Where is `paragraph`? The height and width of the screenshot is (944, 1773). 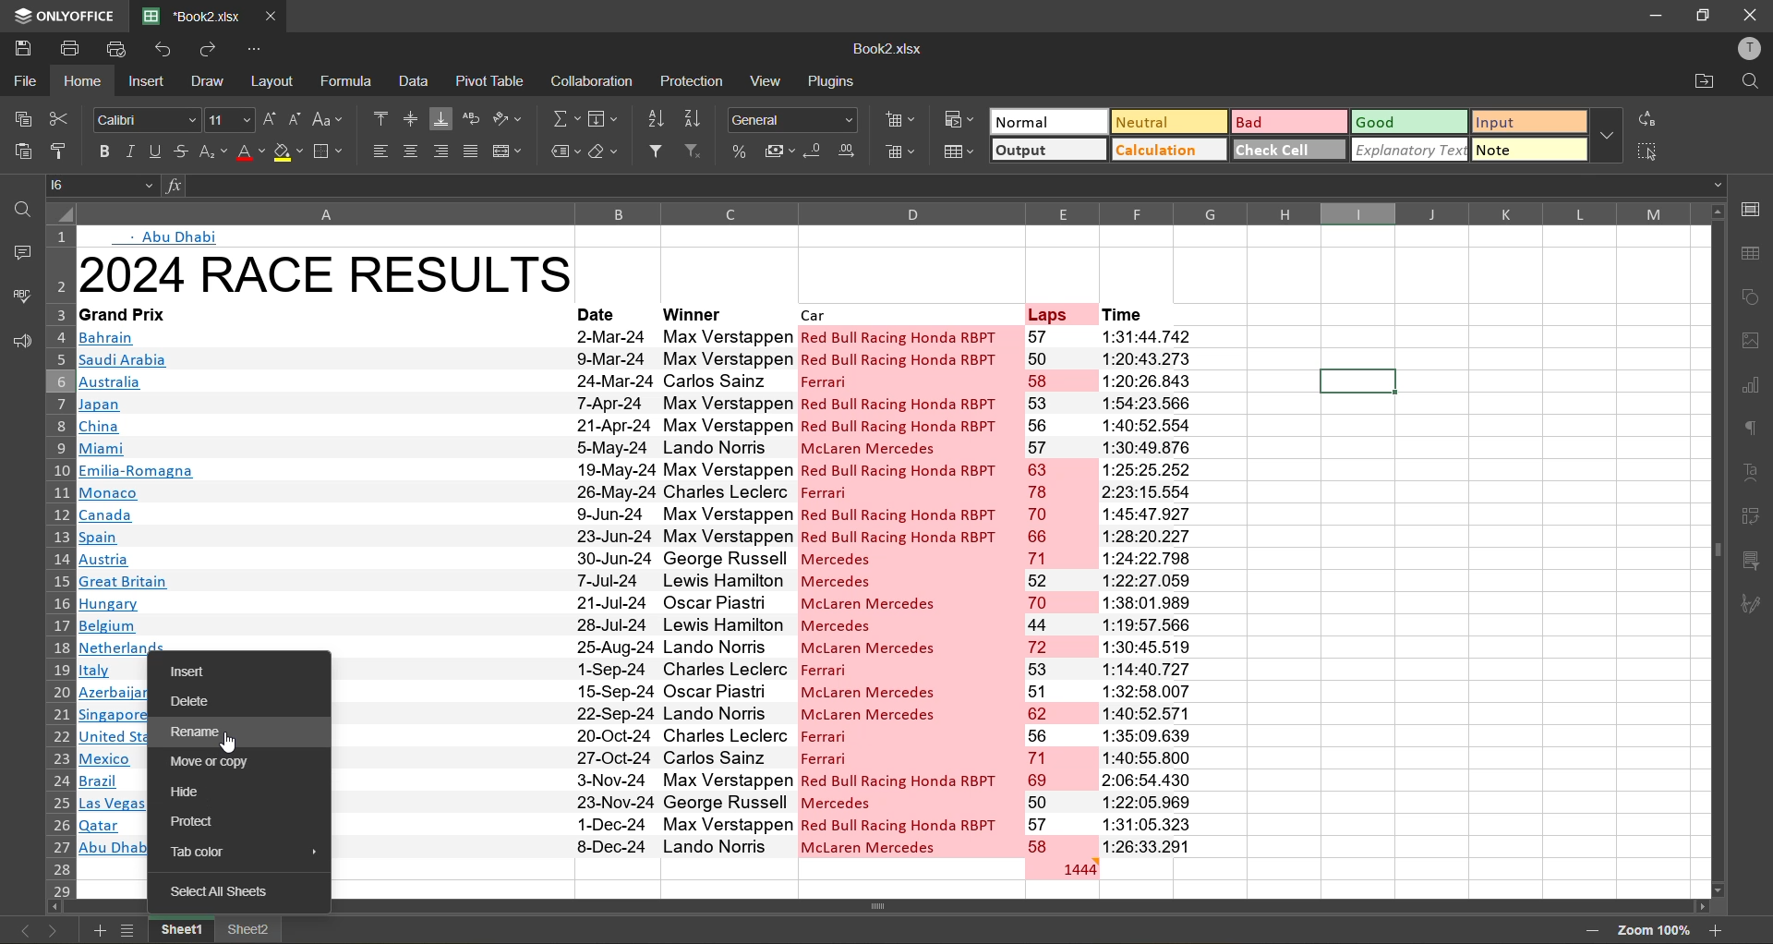
paragraph is located at coordinates (1753, 431).